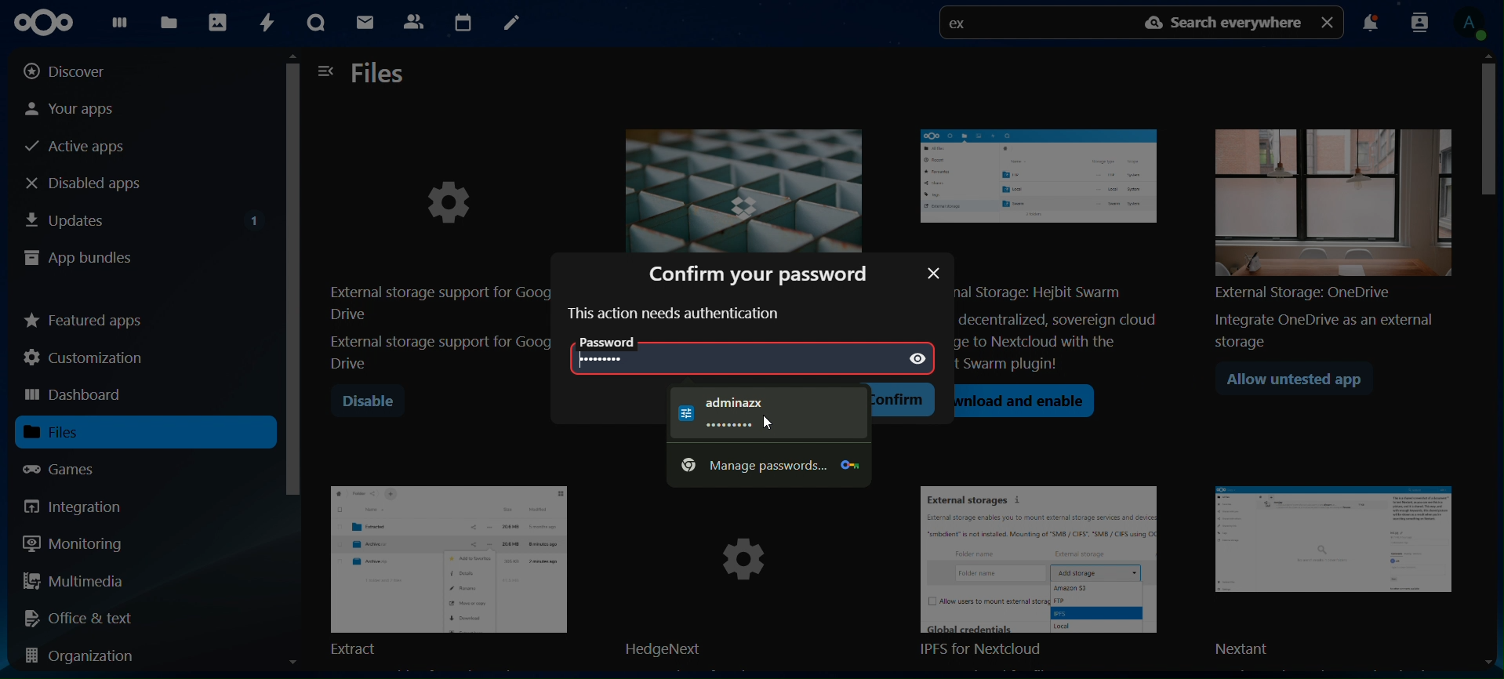 Image resolution: width=1504 pixels, height=679 pixels. Describe the element at coordinates (449, 568) in the screenshot. I see `extract` at that location.